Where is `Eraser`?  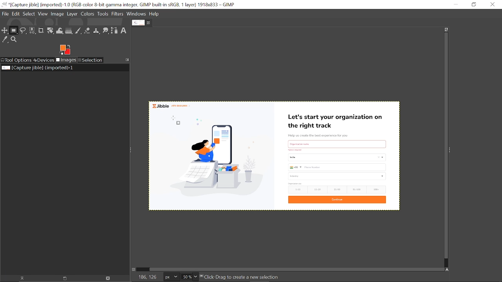
Eraser is located at coordinates (87, 31).